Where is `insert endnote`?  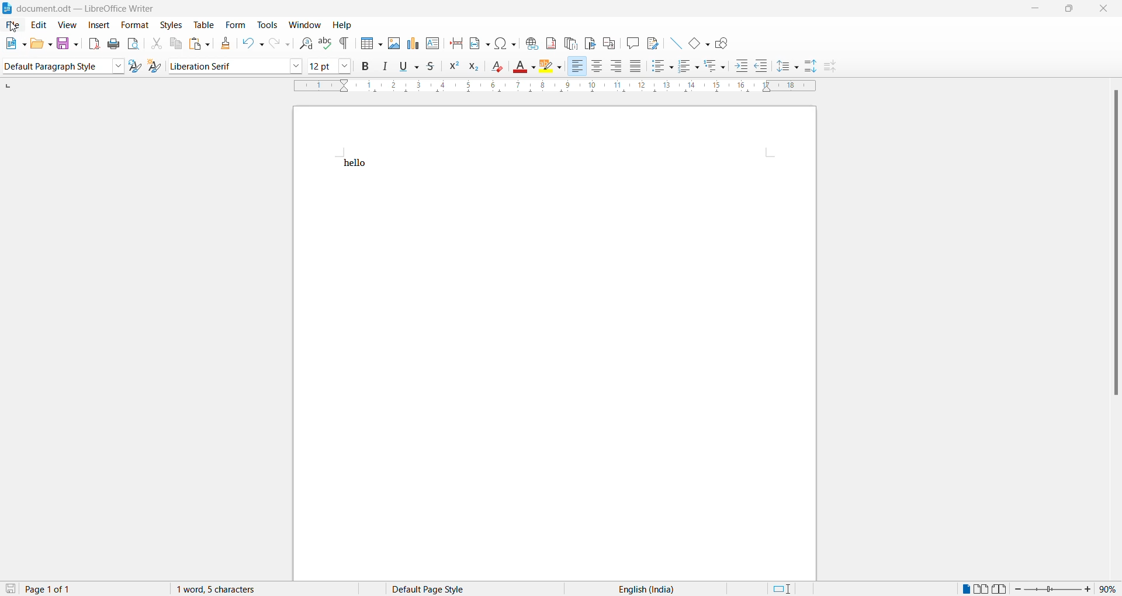
insert endnote is located at coordinates (569, 43).